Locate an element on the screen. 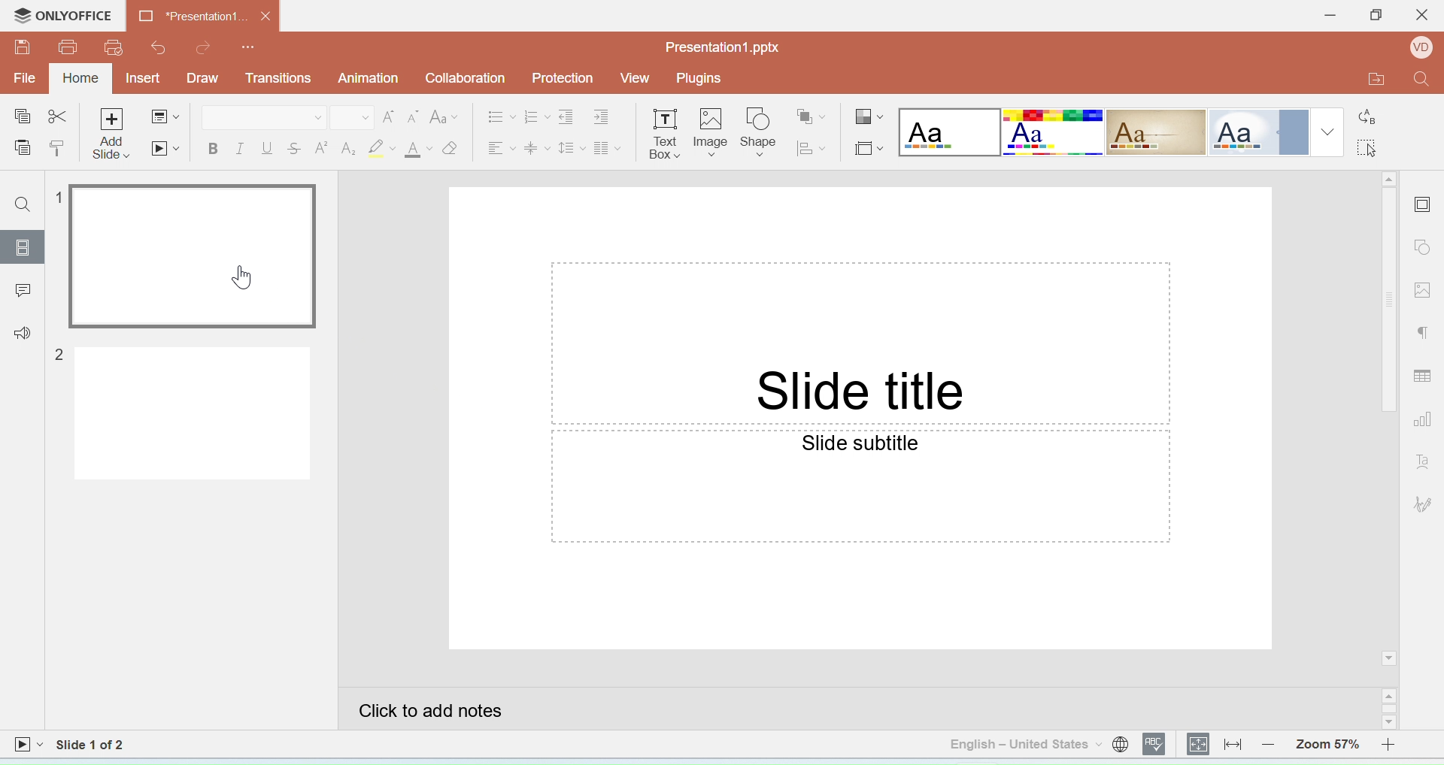  Plugins is located at coordinates (703, 78).